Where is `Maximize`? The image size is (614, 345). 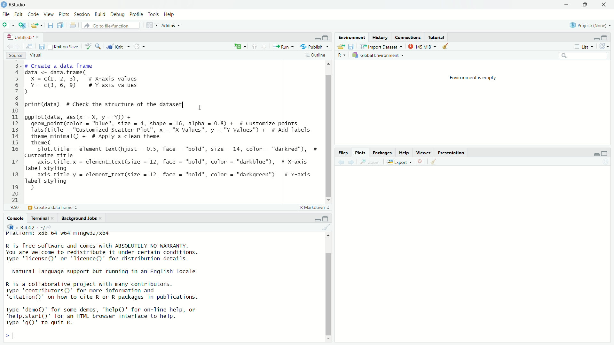 Maximize is located at coordinates (605, 154).